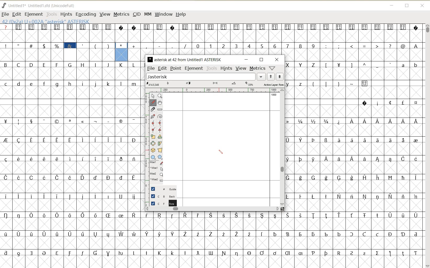  Describe the element at coordinates (206, 39) in the screenshot. I see `GLYPHY SPECIAL CHARACTERS AND NUMBERS` at that location.